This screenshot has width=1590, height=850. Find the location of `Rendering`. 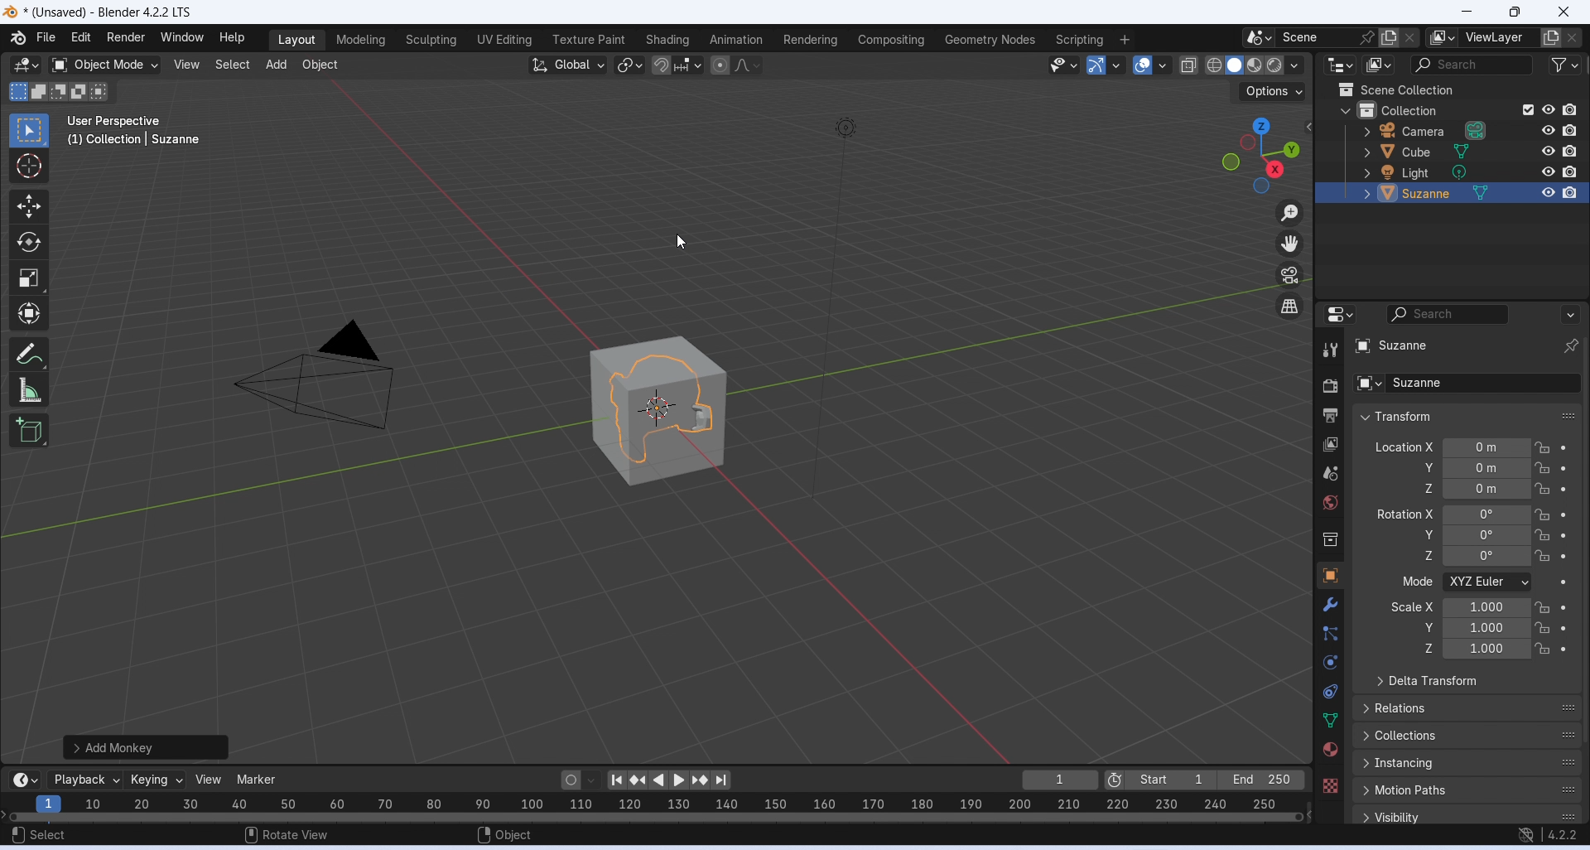

Rendering is located at coordinates (811, 40).